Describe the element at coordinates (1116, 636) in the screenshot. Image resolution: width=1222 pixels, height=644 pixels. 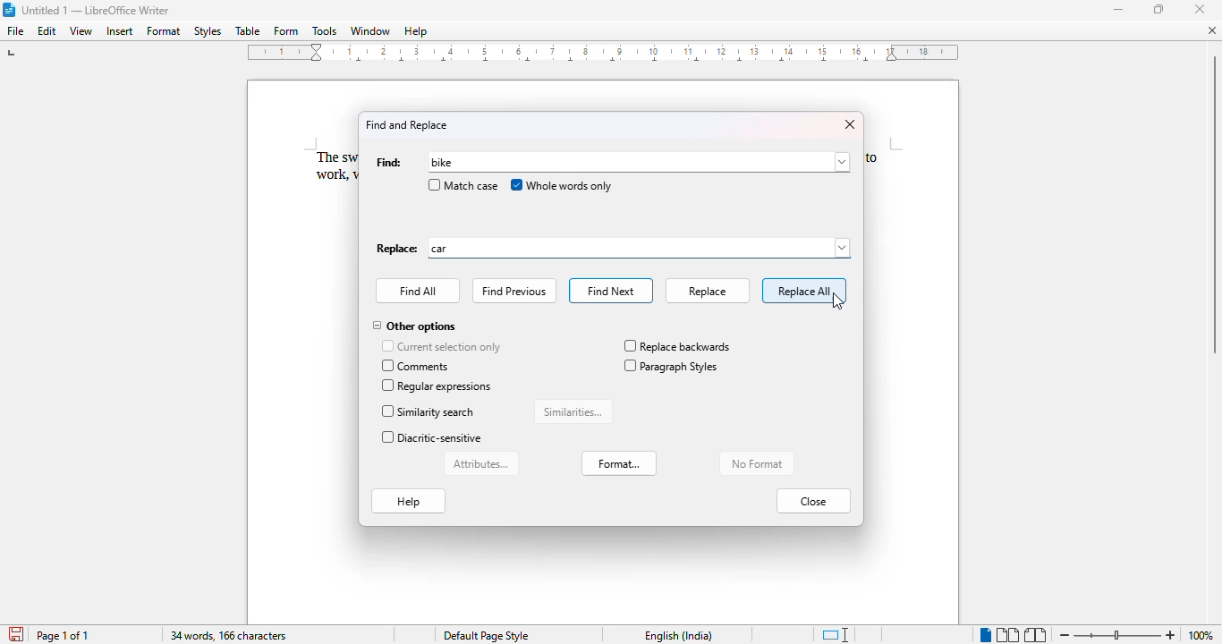
I see `Change zoom levele` at that location.